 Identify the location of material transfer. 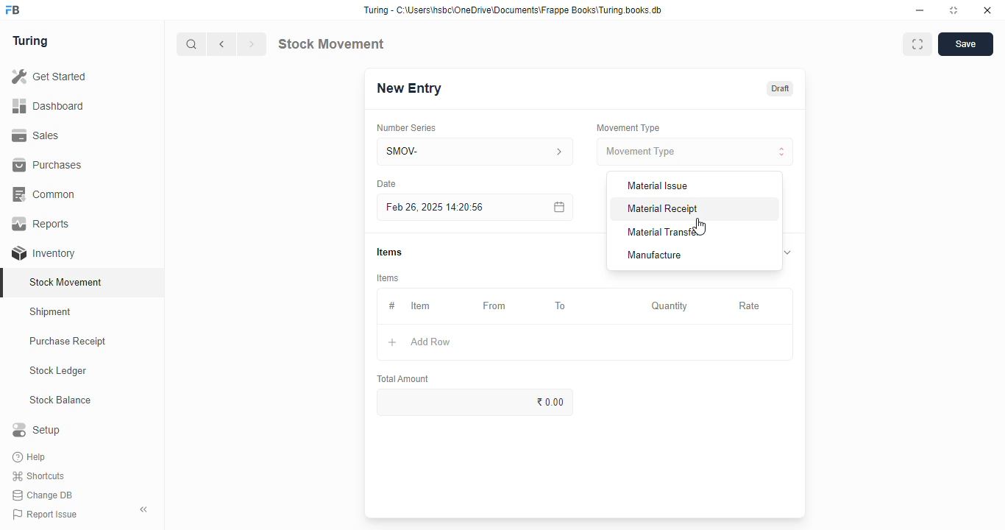
(664, 233).